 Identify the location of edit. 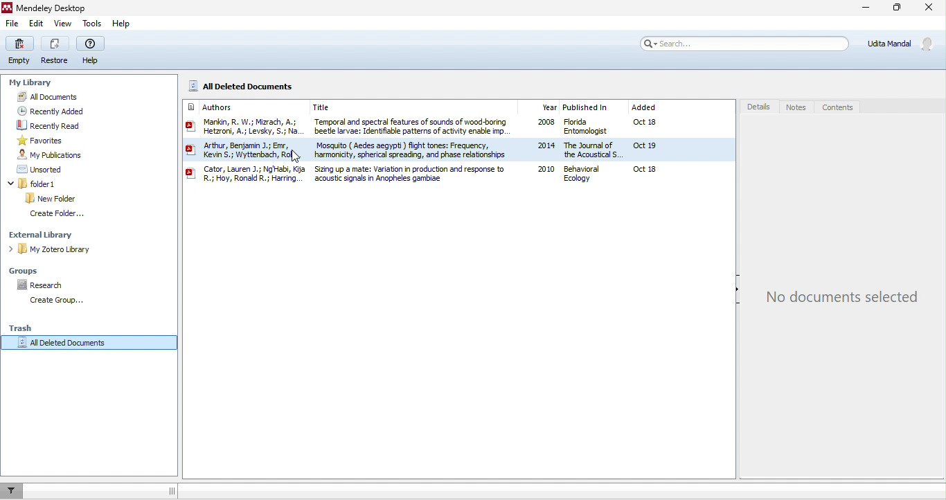
(37, 24).